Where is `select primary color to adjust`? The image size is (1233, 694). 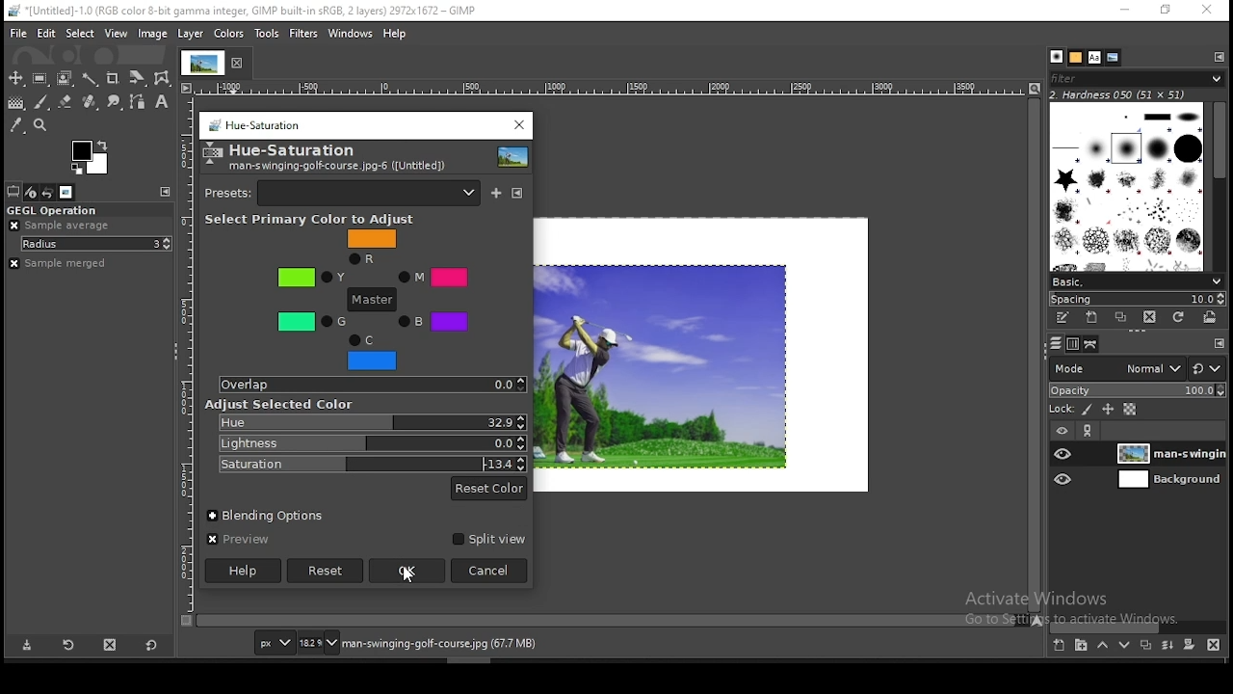
select primary color to adjust is located at coordinates (319, 219).